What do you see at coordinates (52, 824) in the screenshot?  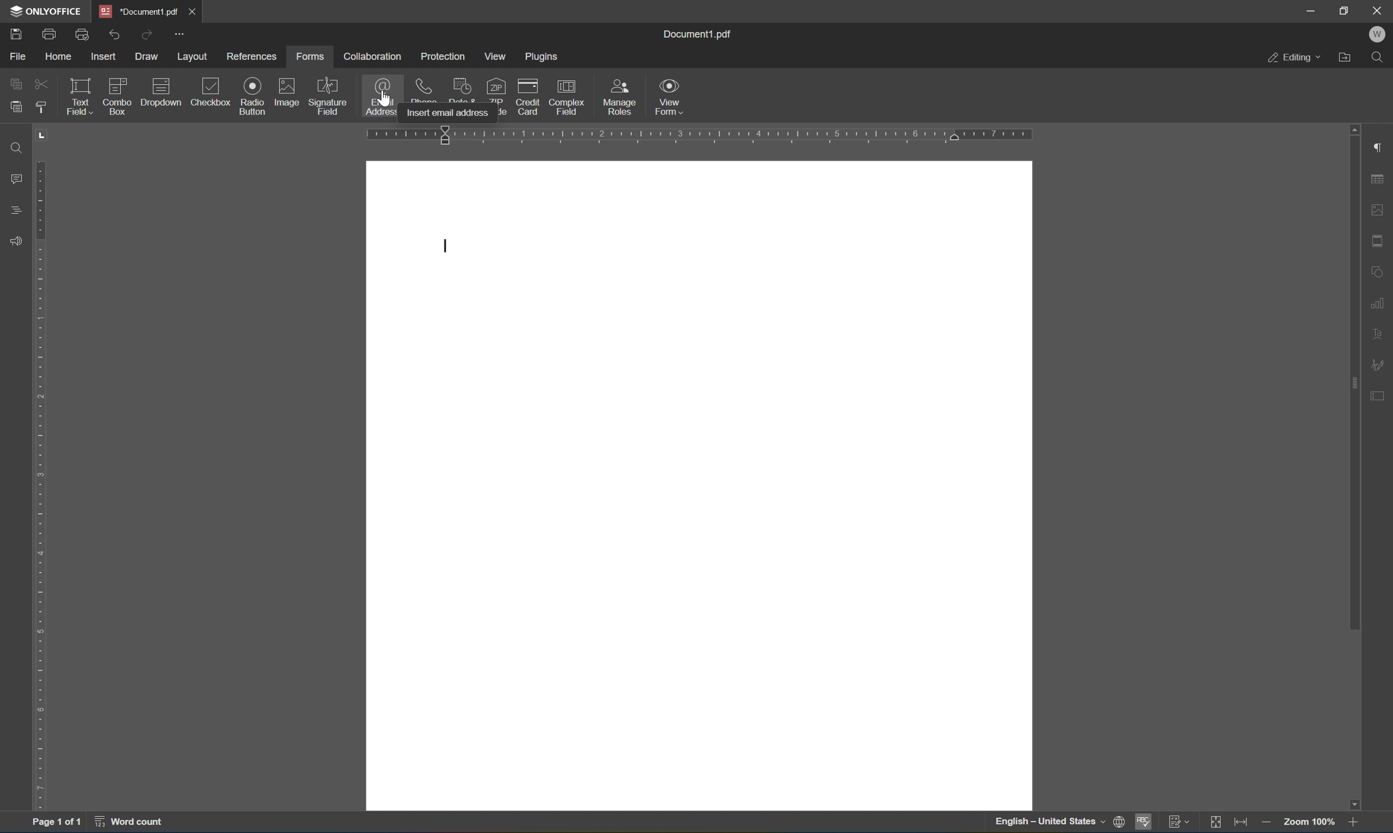 I see `page 1 of 1` at bounding box center [52, 824].